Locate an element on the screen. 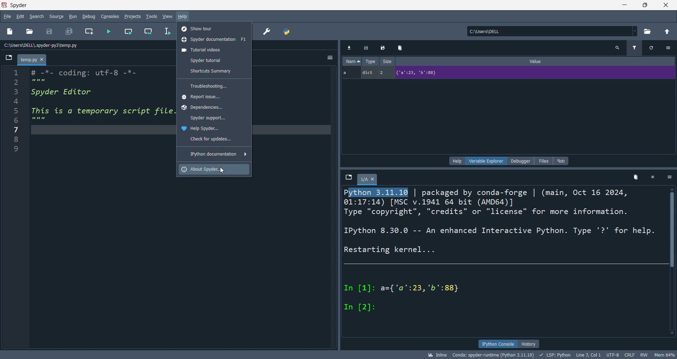 The image size is (677, 359). Name is located at coordinates (352, 61).